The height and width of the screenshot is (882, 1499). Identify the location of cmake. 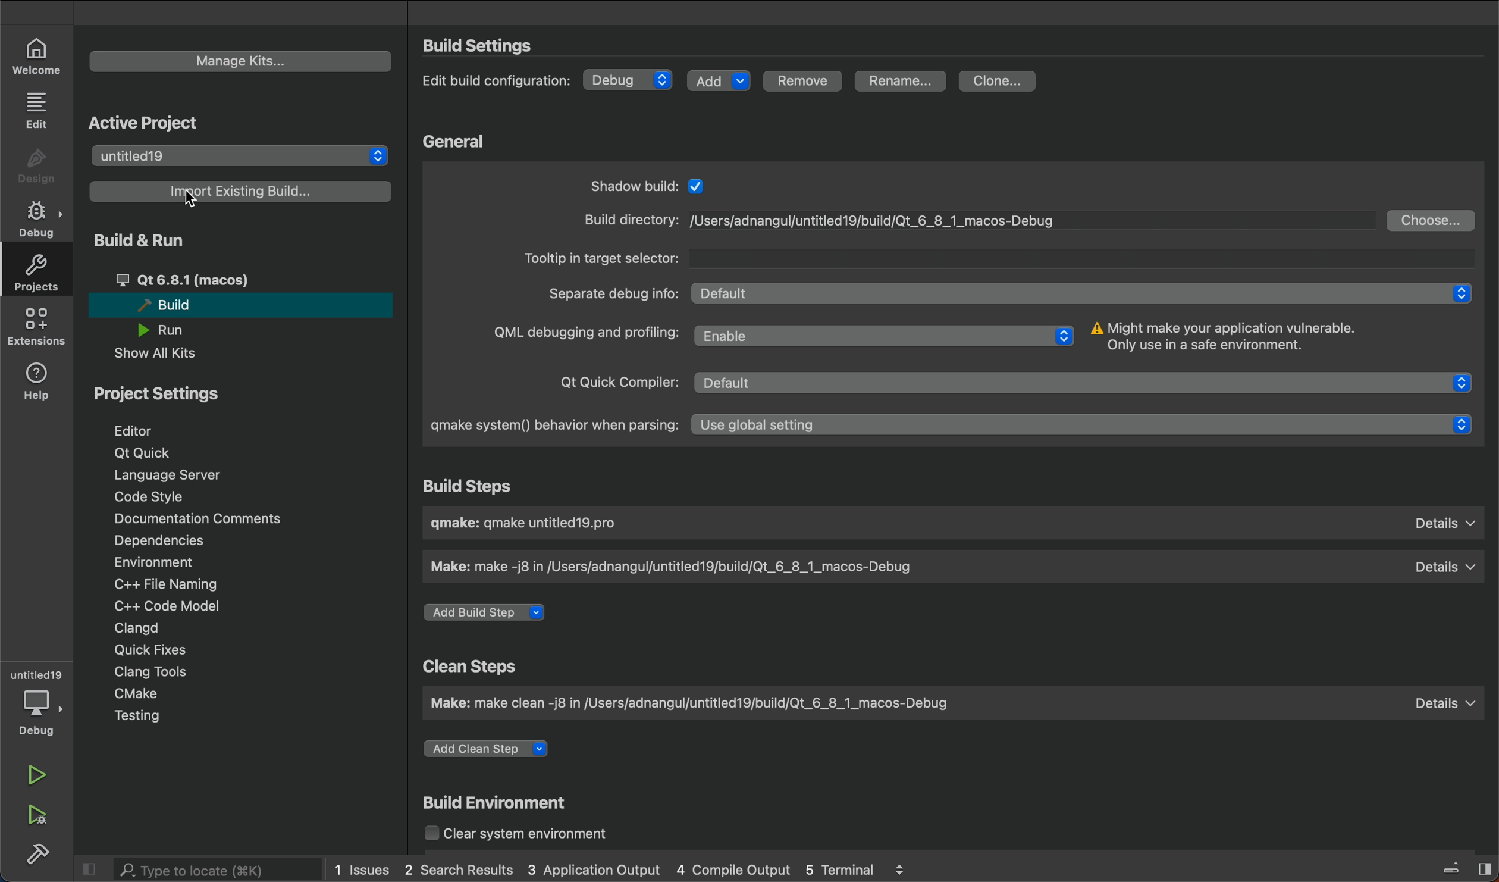
(144, 695).